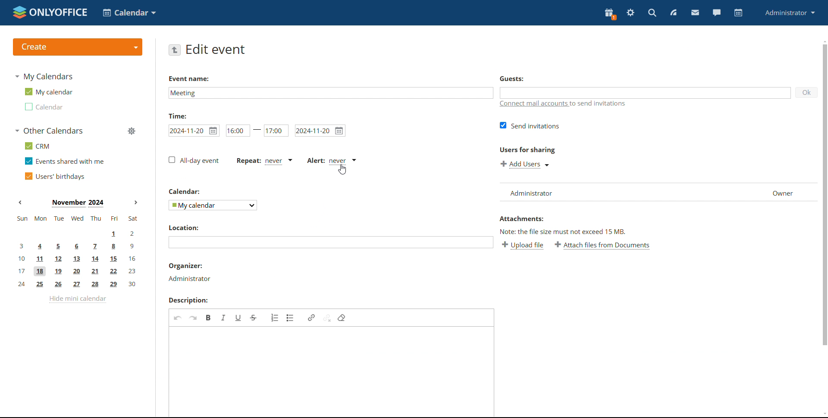 This screenshot has height=418, width=828. What do you see at coordinates (78, 203) in the screenshot?
I see `Month on display` at bounding box center [78, 203].